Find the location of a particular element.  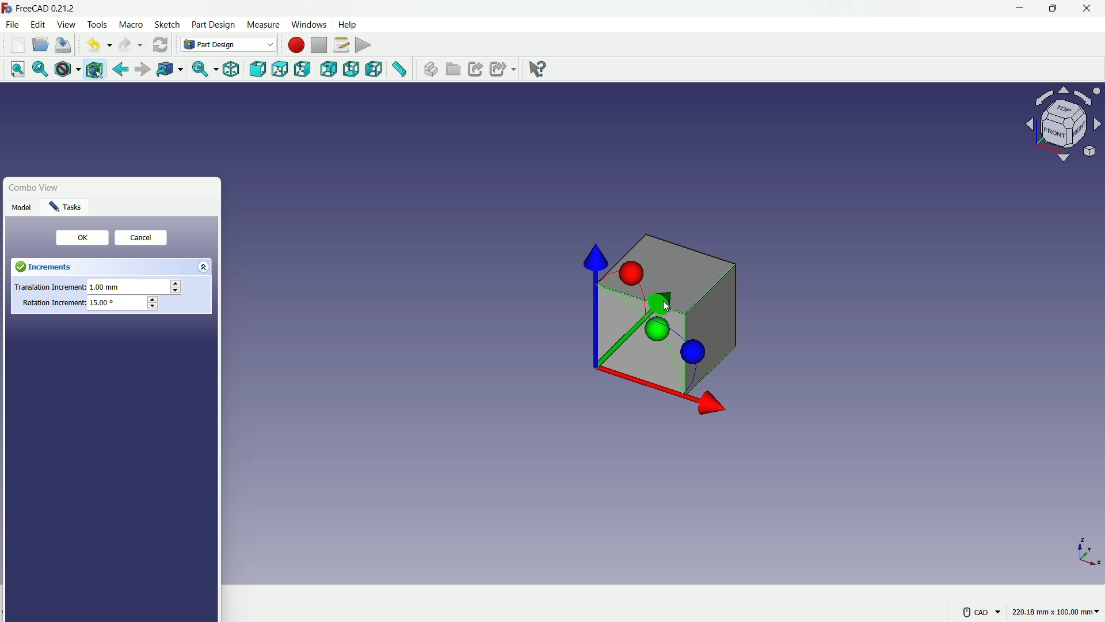

windows is located at coordinates (308, 24).